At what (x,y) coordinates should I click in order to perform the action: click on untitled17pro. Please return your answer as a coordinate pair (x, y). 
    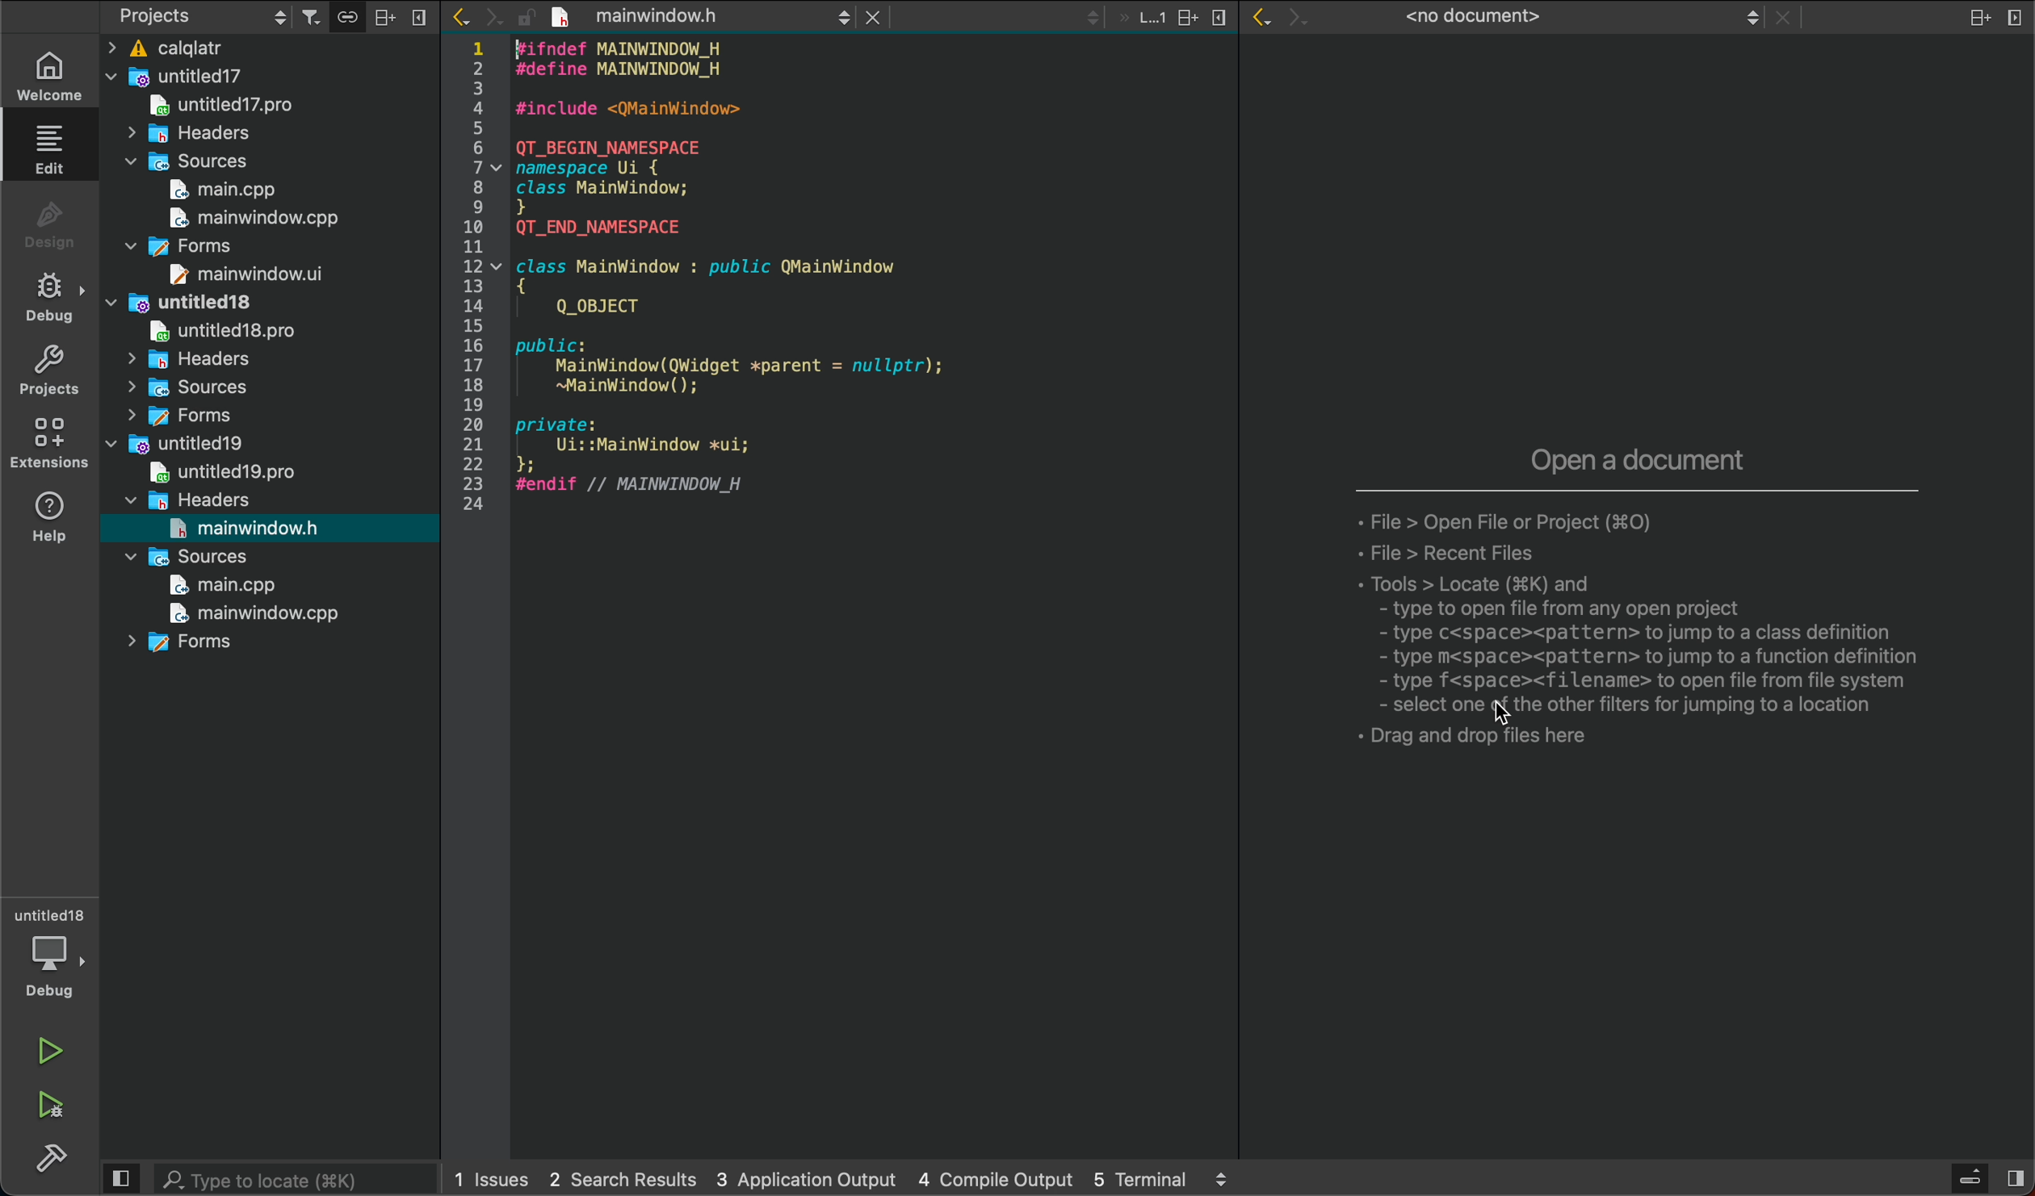
    Looking at the image, I should click on (270, 107).